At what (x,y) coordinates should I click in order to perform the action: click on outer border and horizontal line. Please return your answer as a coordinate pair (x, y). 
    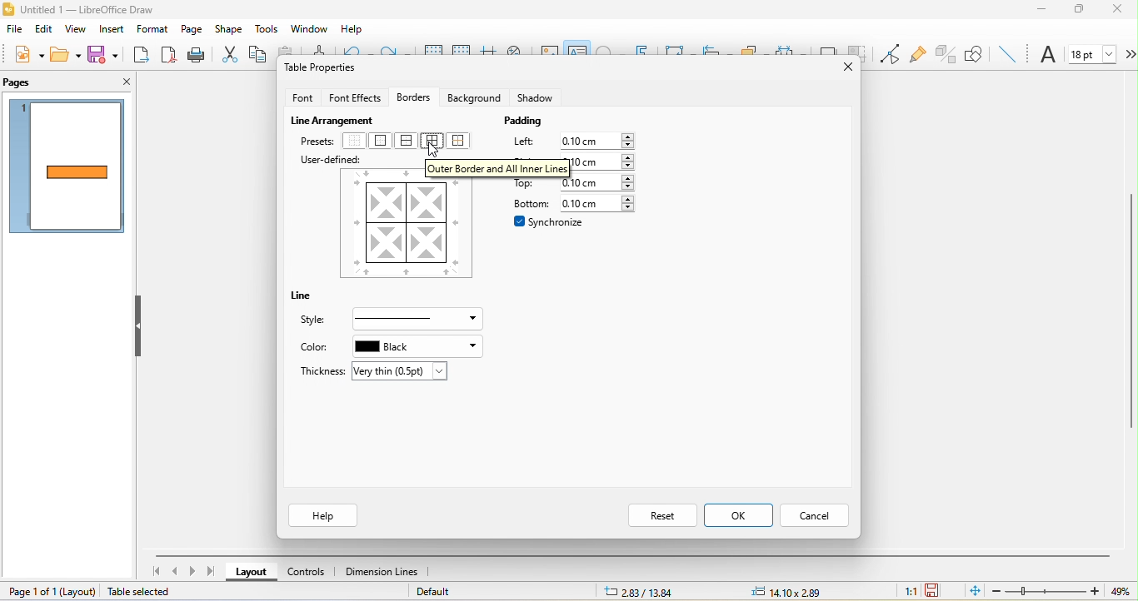
    Looking at the image, I should click on (408, 142).